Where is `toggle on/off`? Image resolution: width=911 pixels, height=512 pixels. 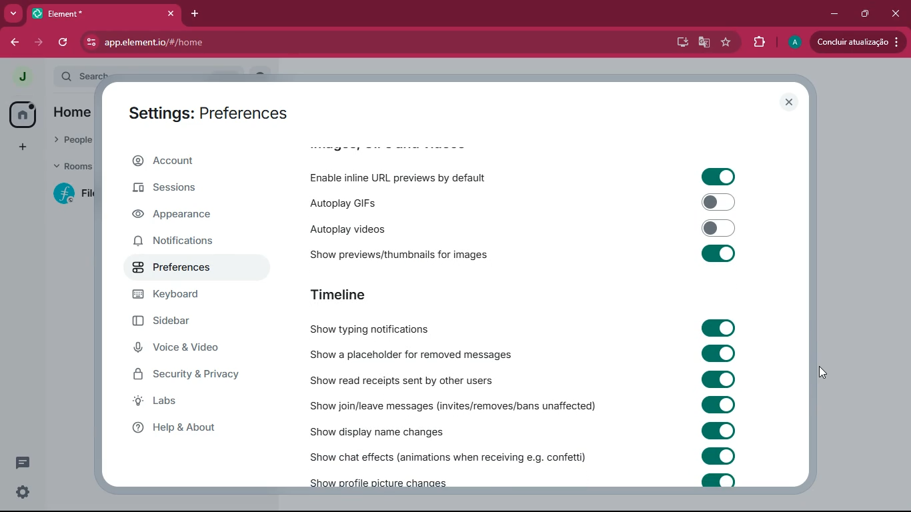
toggle on/off is located at coordinates (720, 456).